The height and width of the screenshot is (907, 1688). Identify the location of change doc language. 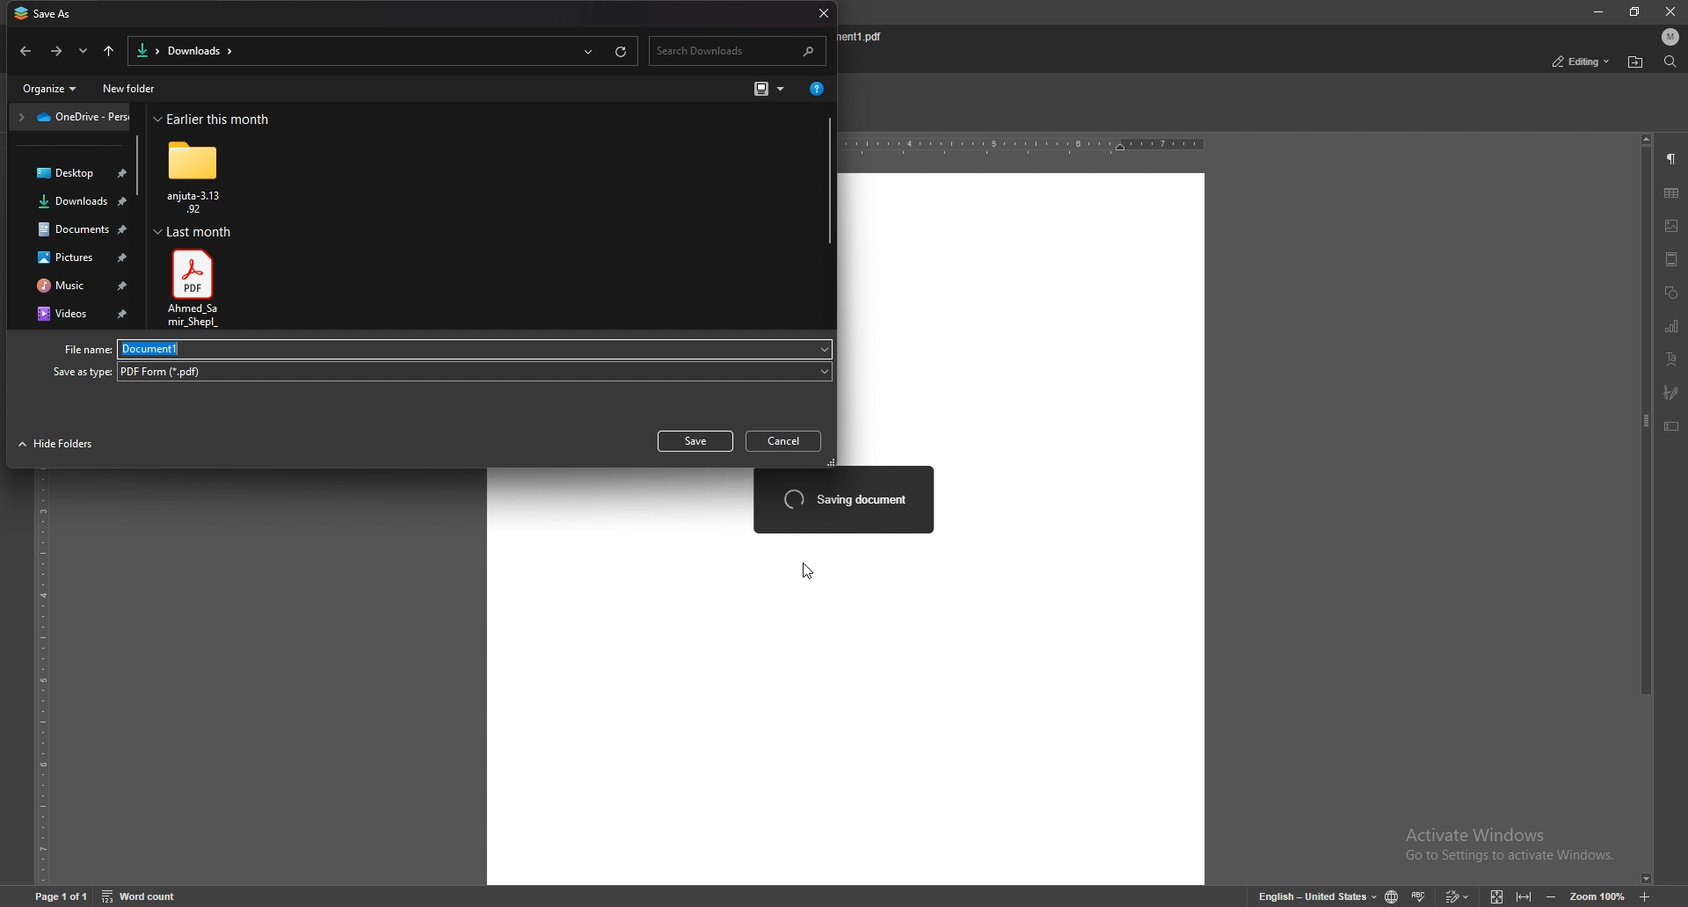
(1393, 896).